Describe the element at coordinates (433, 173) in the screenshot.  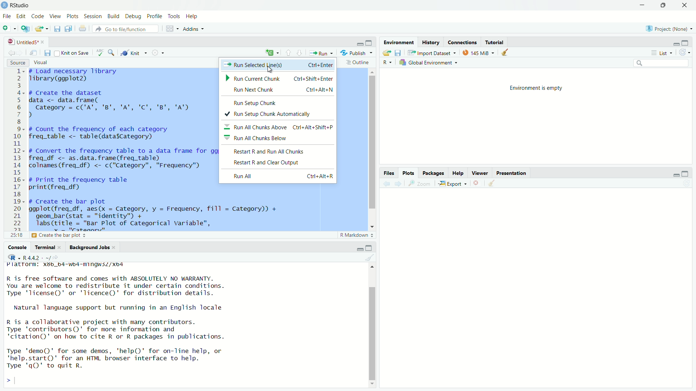
I see `packages` at that location.